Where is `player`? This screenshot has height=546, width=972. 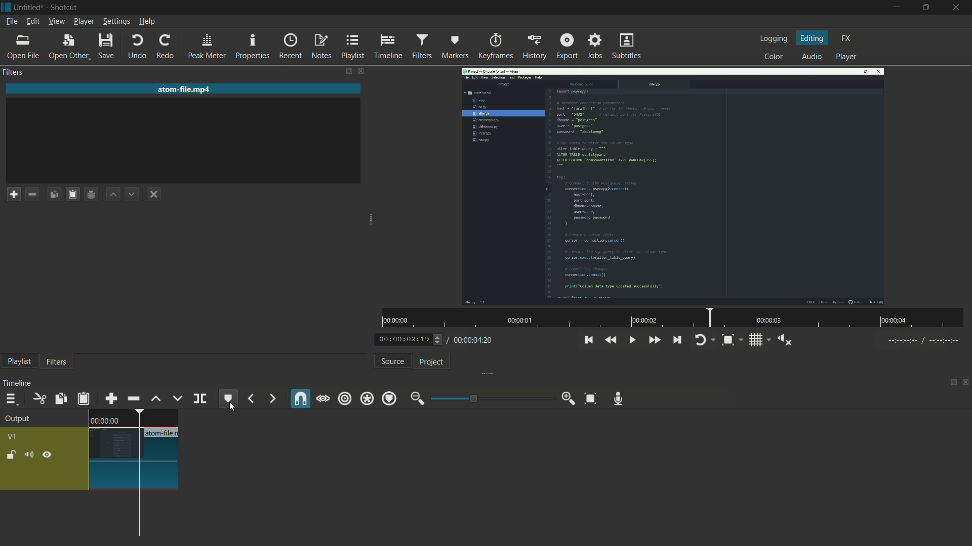
player is located at coordinates (848, 57).